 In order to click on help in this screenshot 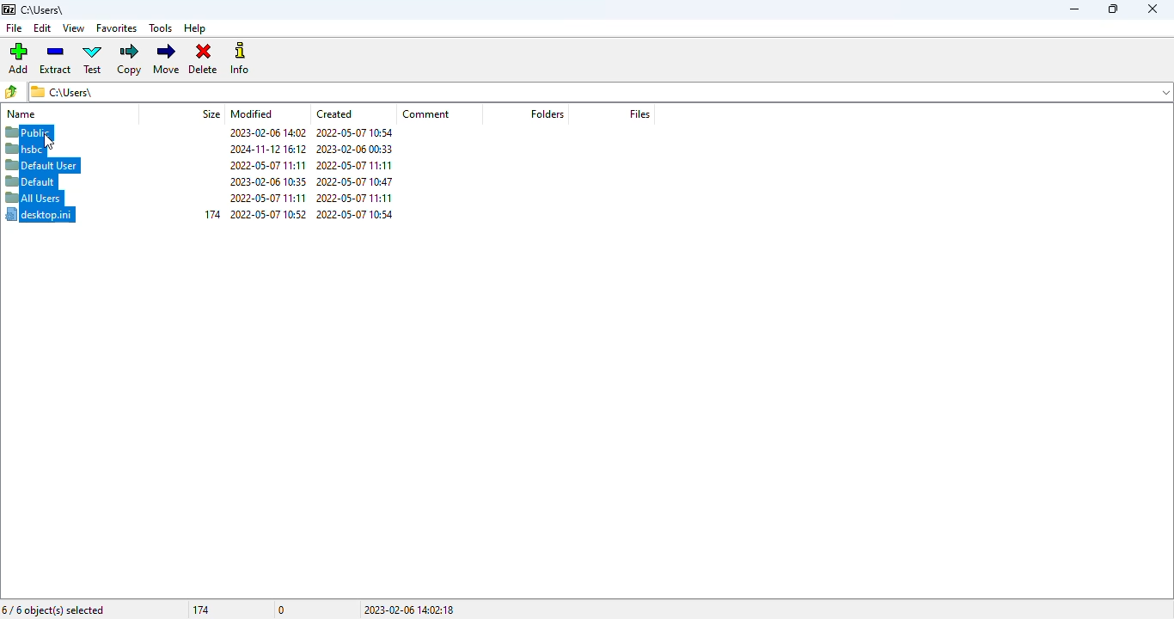, I will do `click(195, 28)`.